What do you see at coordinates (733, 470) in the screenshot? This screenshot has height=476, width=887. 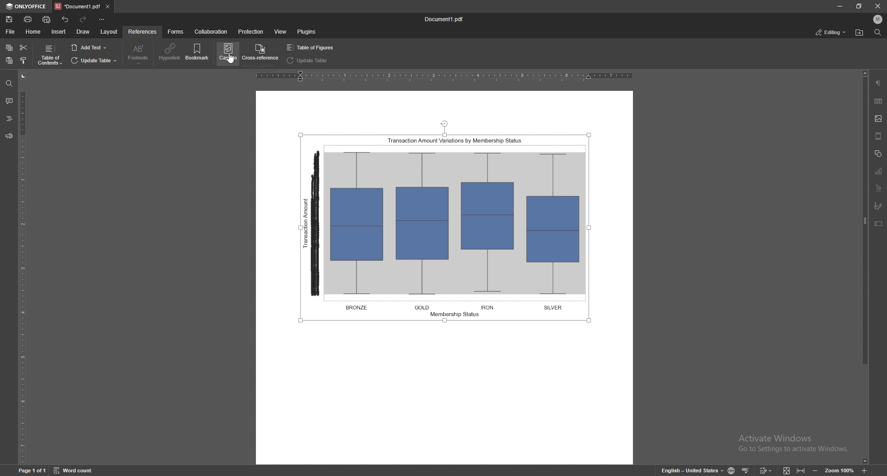 I see `change doc language` at bounding box center [733, 470].